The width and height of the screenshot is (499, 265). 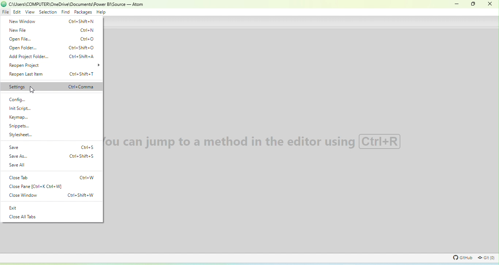 What do you see at coordinates (30, 12) in the screenshot?
I see `view menu` at bounding box center [30, 12].